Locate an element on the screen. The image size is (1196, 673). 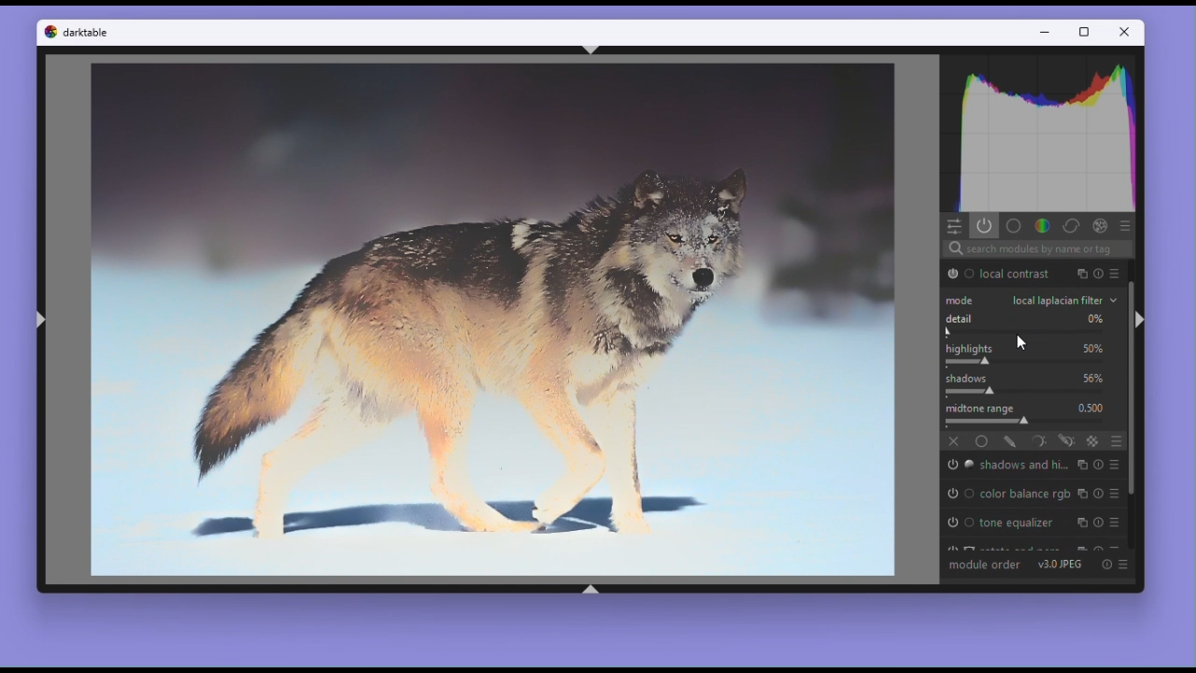
multiple instance actions is located at coordinates (1084, 494).